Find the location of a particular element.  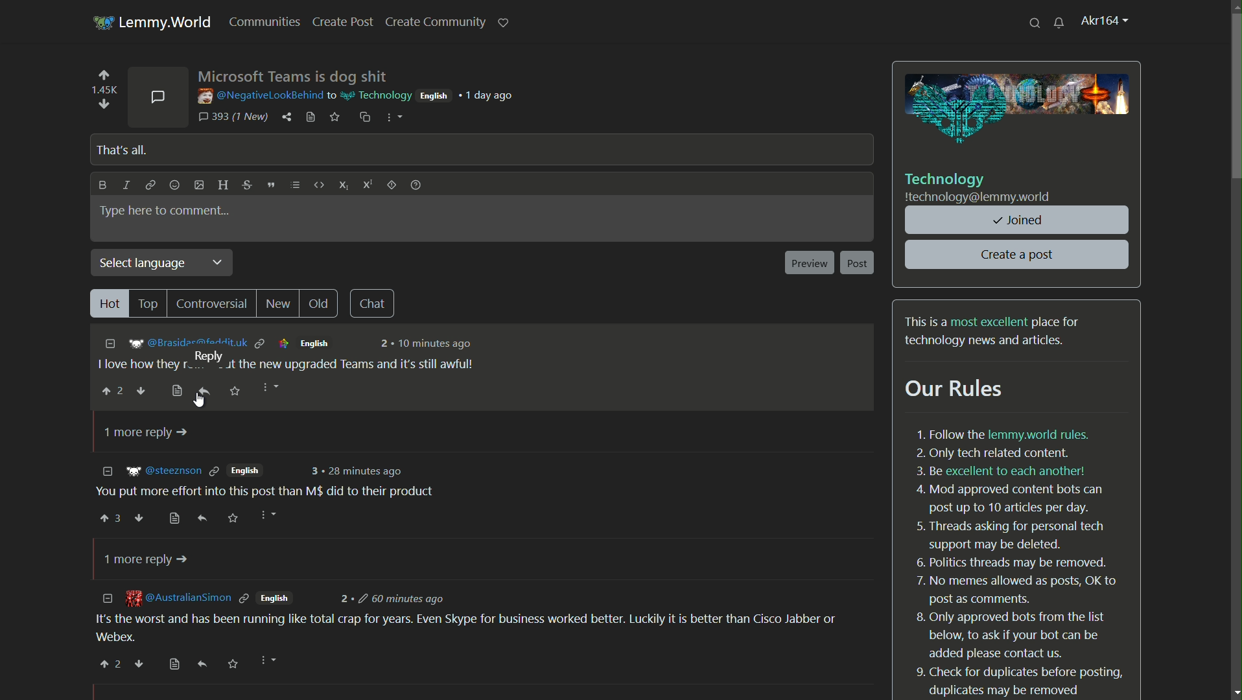

copy is located at coordinates (364, 117).